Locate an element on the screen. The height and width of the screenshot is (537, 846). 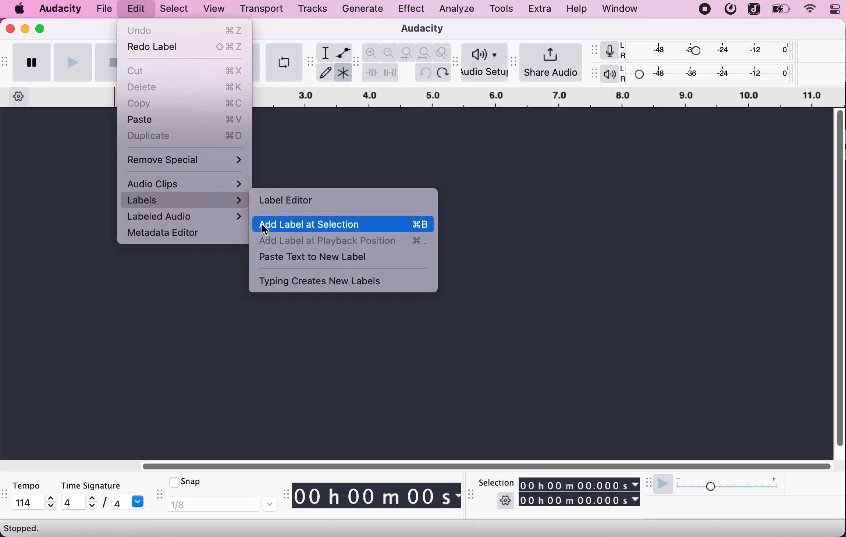
audacity tempo toolbar is located at coordinates (5, 495).